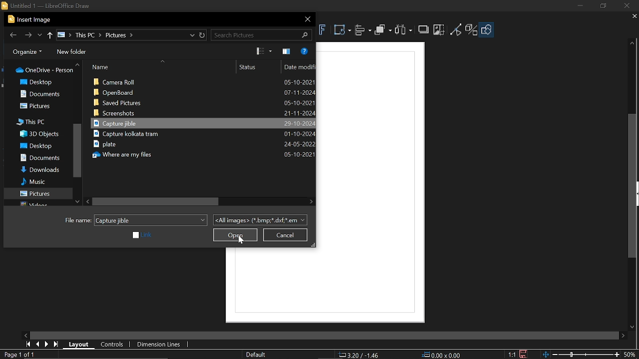  What do you see at coordinates (440, 30) in the screenshot?
I see `Crop ` at bounding box center [440, 30].